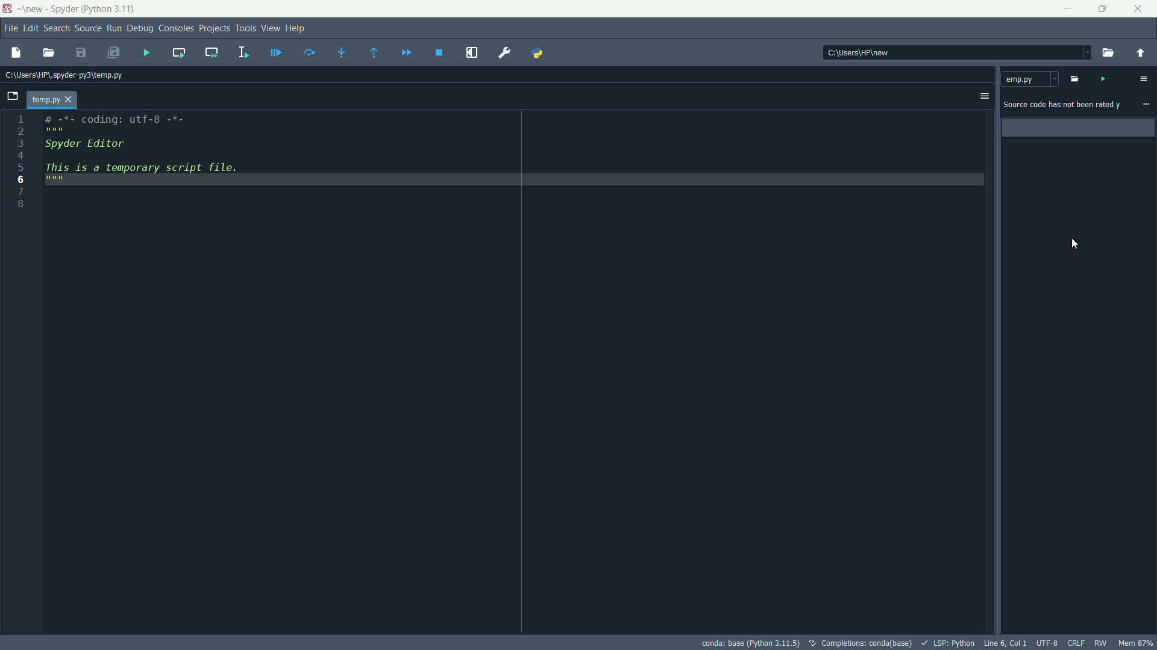 This screenshot has height=650, width=1157. I want to click on browse tabs, so click(12, 96).